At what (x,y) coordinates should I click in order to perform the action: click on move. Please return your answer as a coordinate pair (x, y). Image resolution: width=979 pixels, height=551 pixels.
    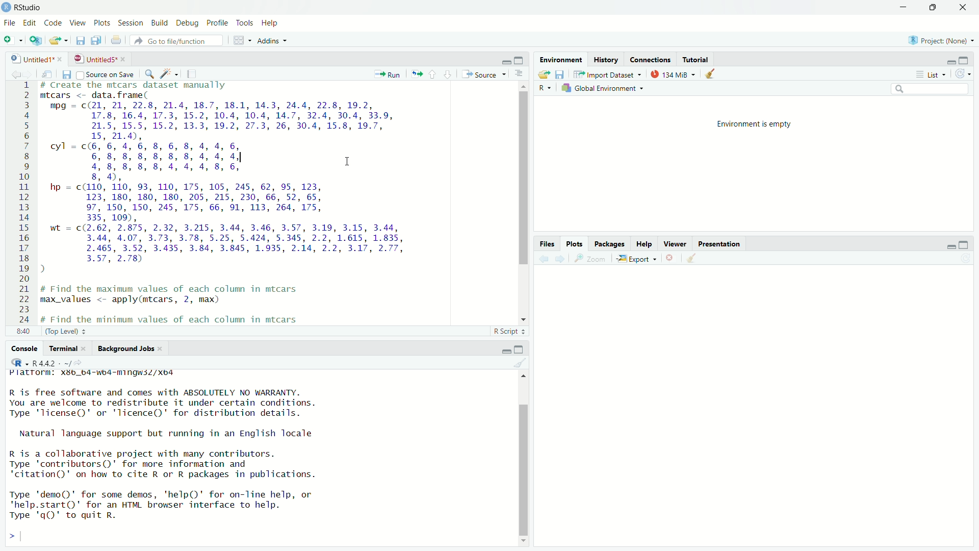
    Looking at the image, I should click on (416, 72).